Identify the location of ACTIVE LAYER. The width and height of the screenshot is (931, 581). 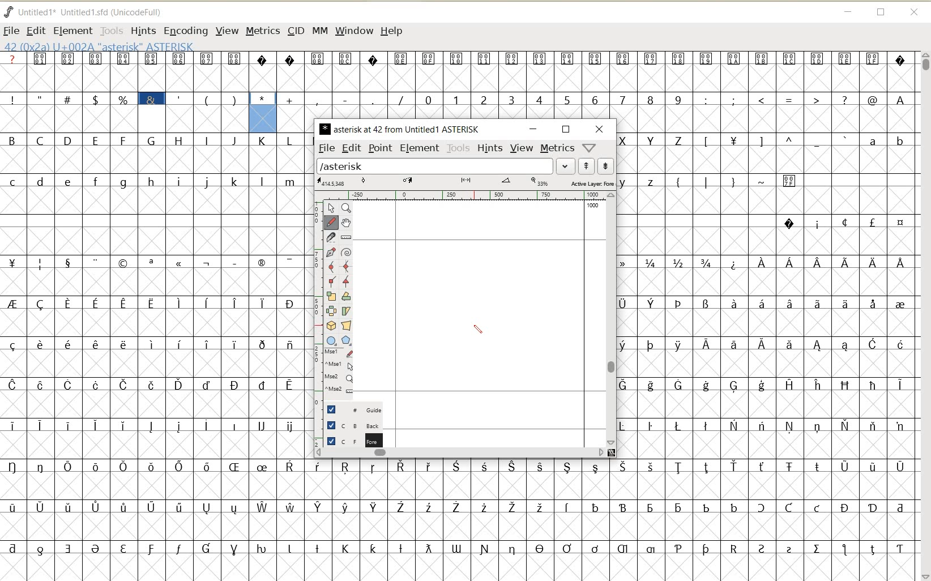
(465, 182).